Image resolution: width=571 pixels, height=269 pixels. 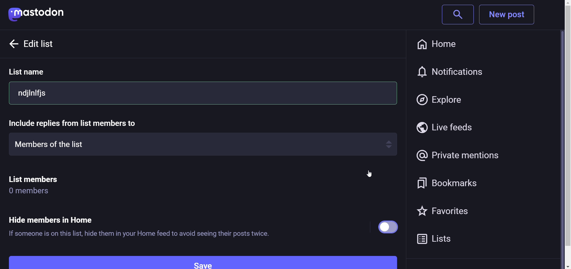 I want to click on New Post, so click(x=508, y=15).